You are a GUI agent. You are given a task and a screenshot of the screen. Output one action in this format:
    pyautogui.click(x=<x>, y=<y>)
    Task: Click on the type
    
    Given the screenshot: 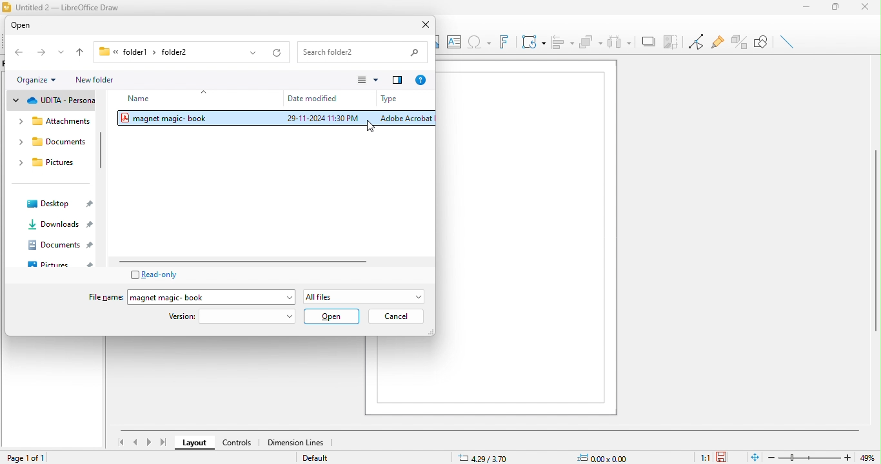 What is the action you would take?
    pyautogui.click(x=402, y=100)
    